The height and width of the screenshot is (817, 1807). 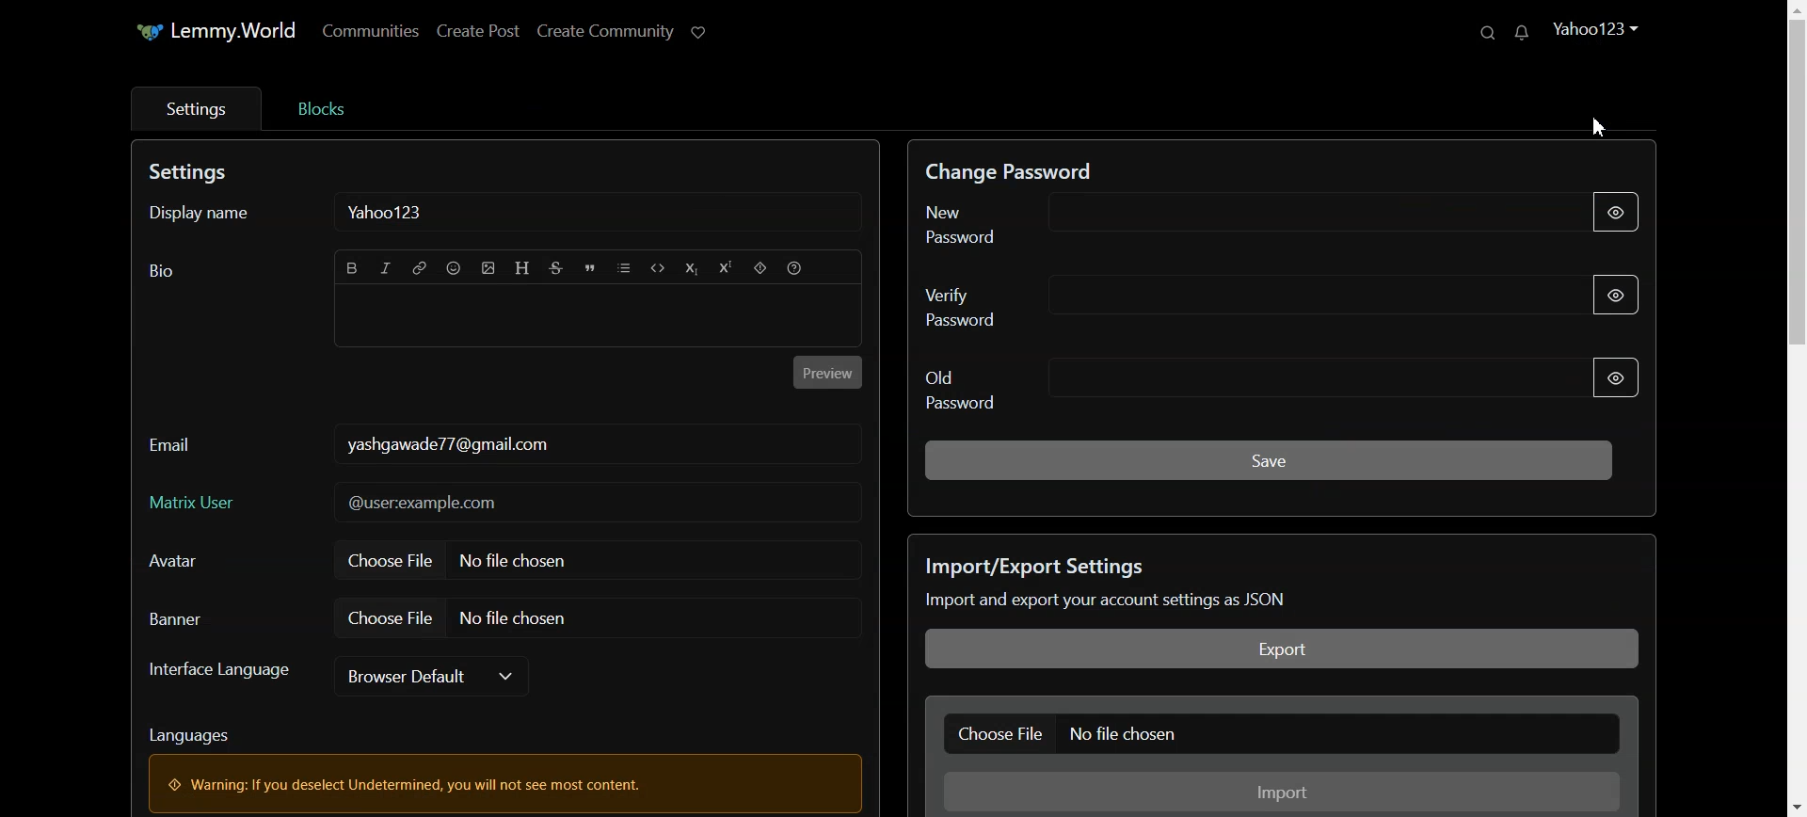 I want to click on Home Page, so click(x=214, y=30).